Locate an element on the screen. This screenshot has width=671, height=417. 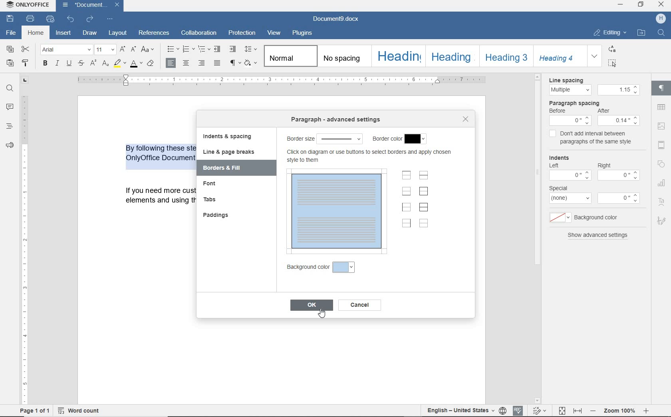
background color is located at coordinates (344, 267).